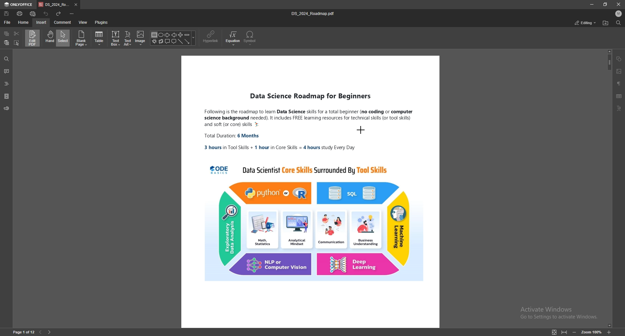  What do you see at coordinates (54, 5) in the screenshot?
I see `tab` at bounding box center [54, 5].